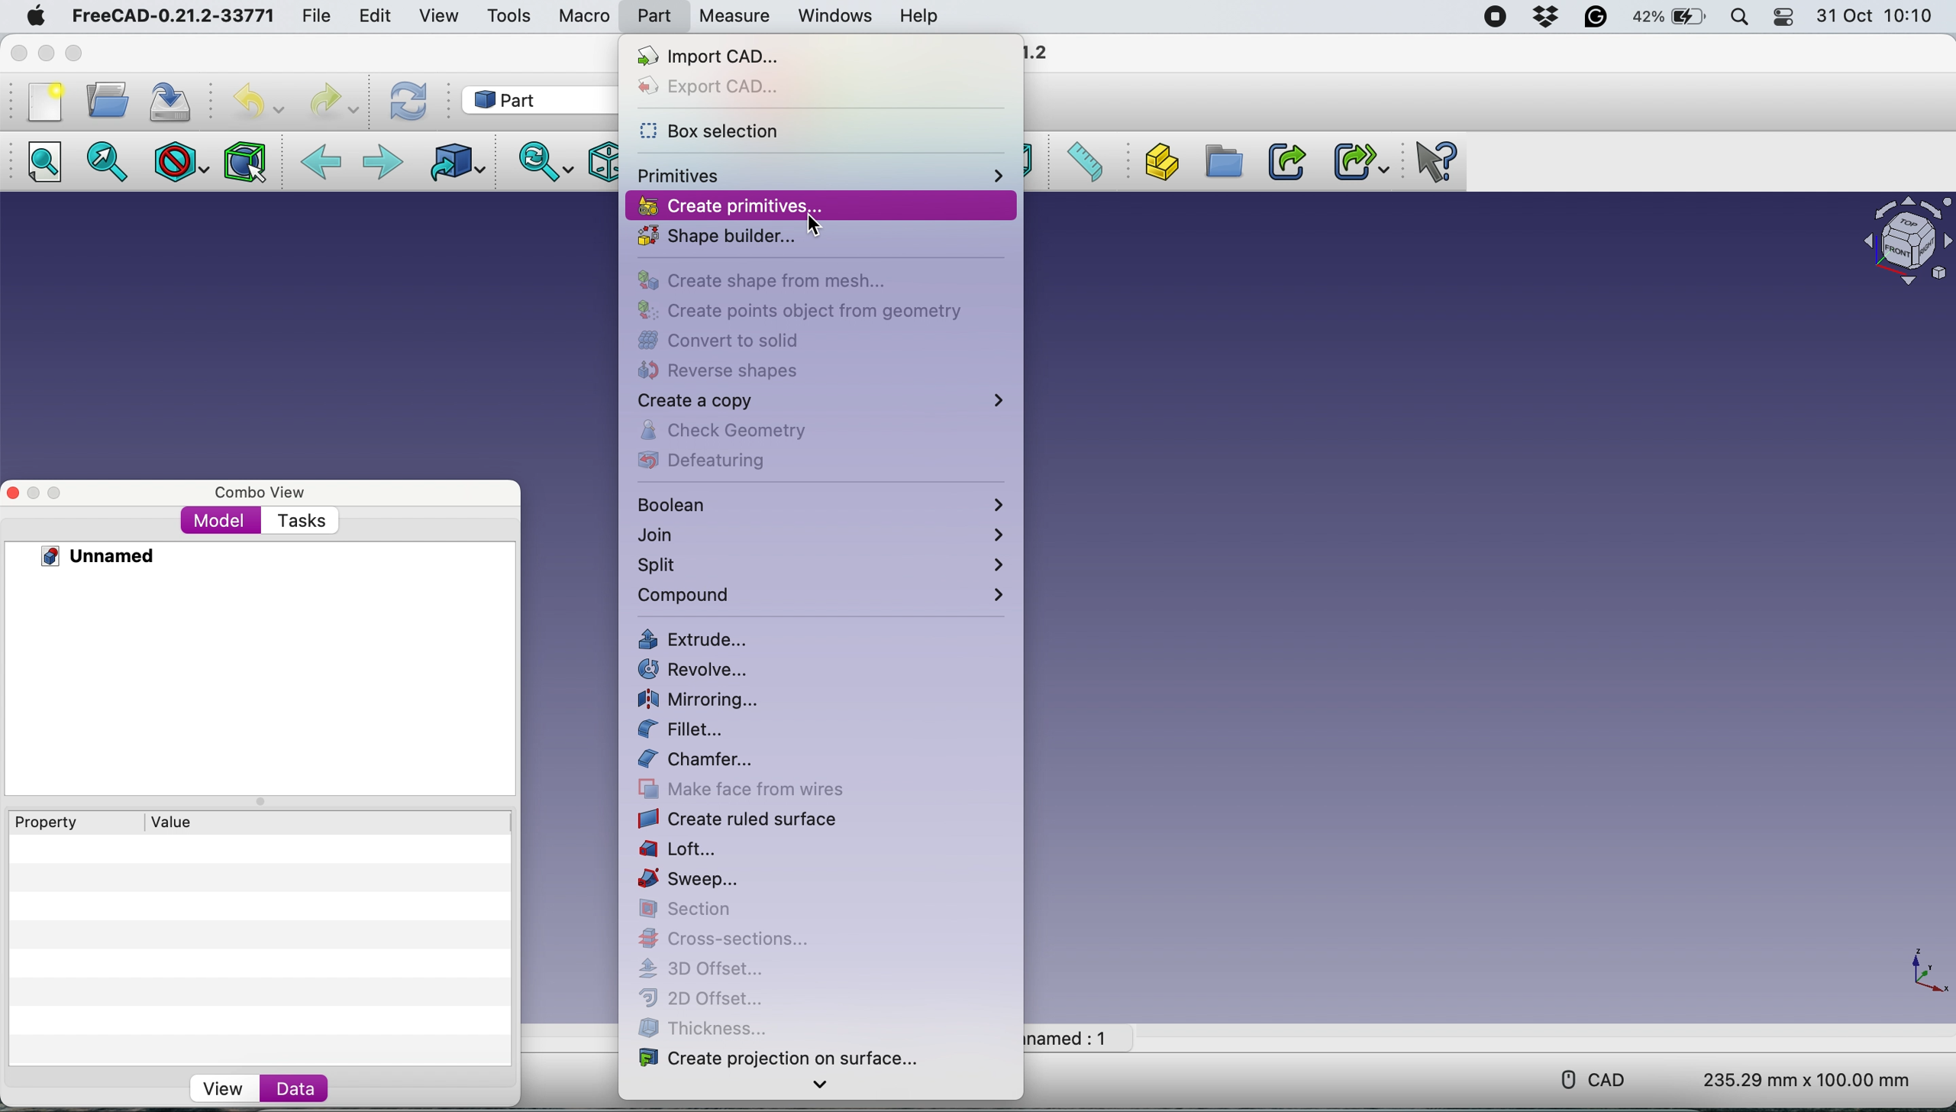  I want to click on Close, so click(13, 491).